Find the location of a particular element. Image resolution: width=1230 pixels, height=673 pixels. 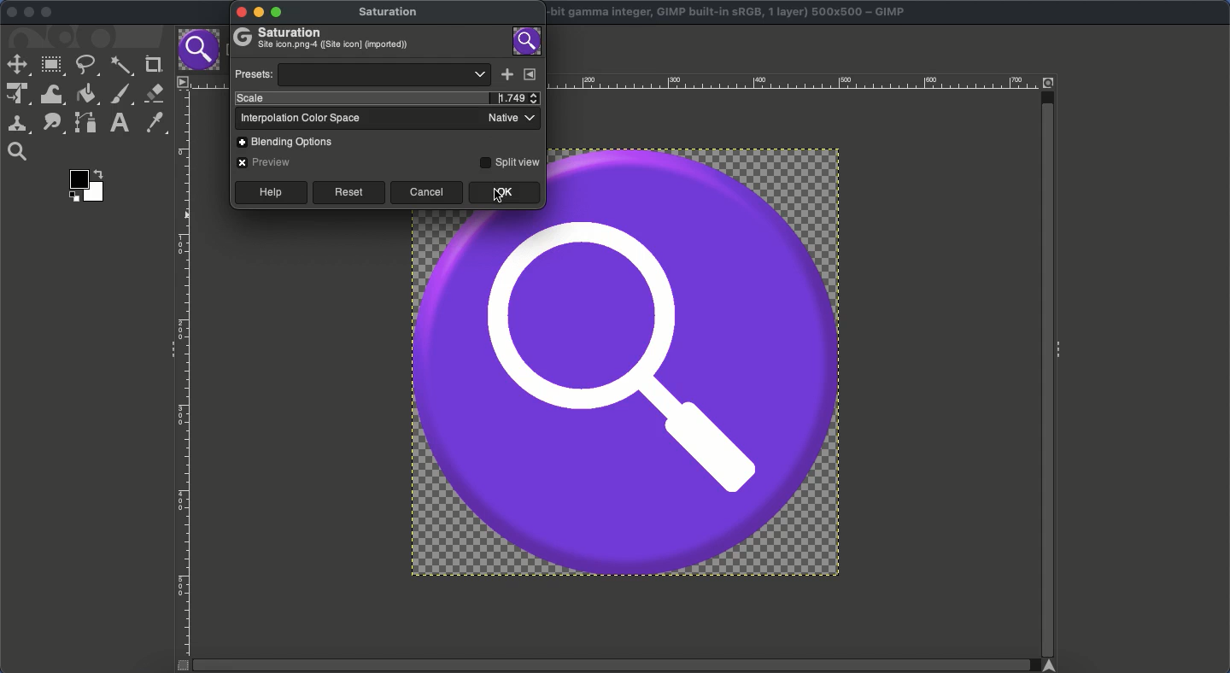

Minimize is located at coordinates (28, 13).